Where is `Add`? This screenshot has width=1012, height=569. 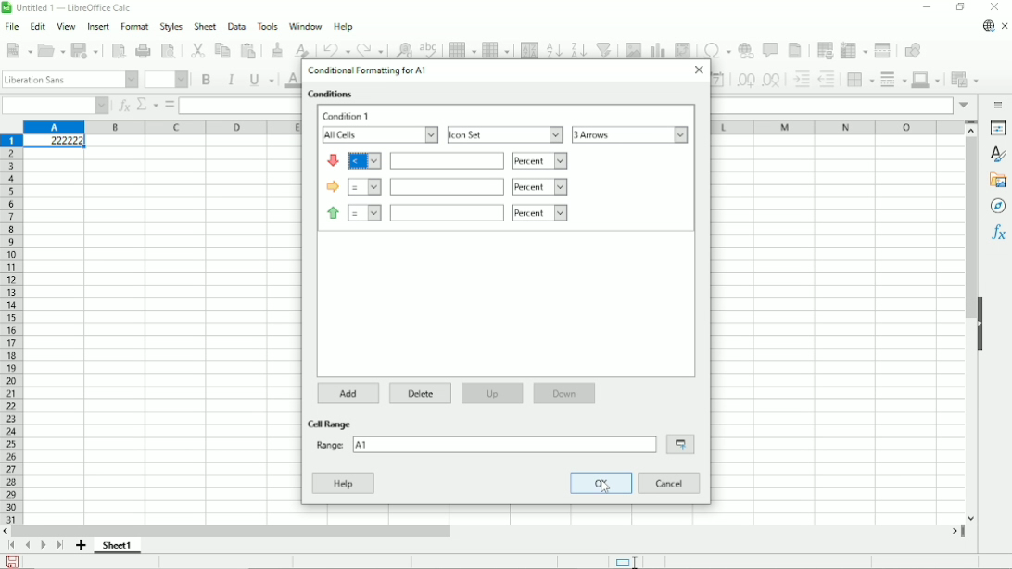
Add is located at coordinates (350, 393).